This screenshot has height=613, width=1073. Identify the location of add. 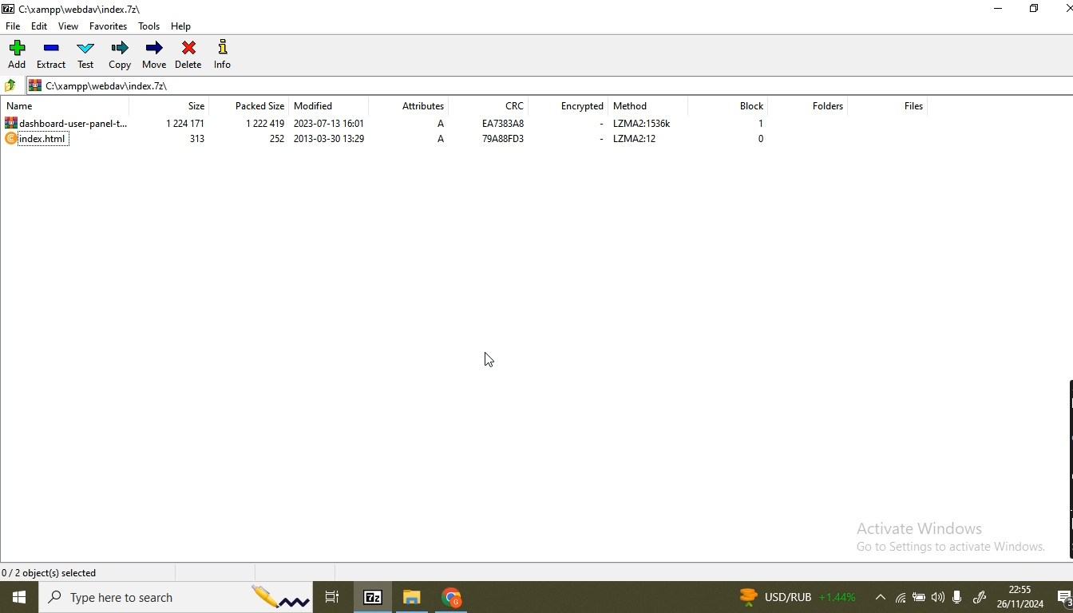
(17, 55).